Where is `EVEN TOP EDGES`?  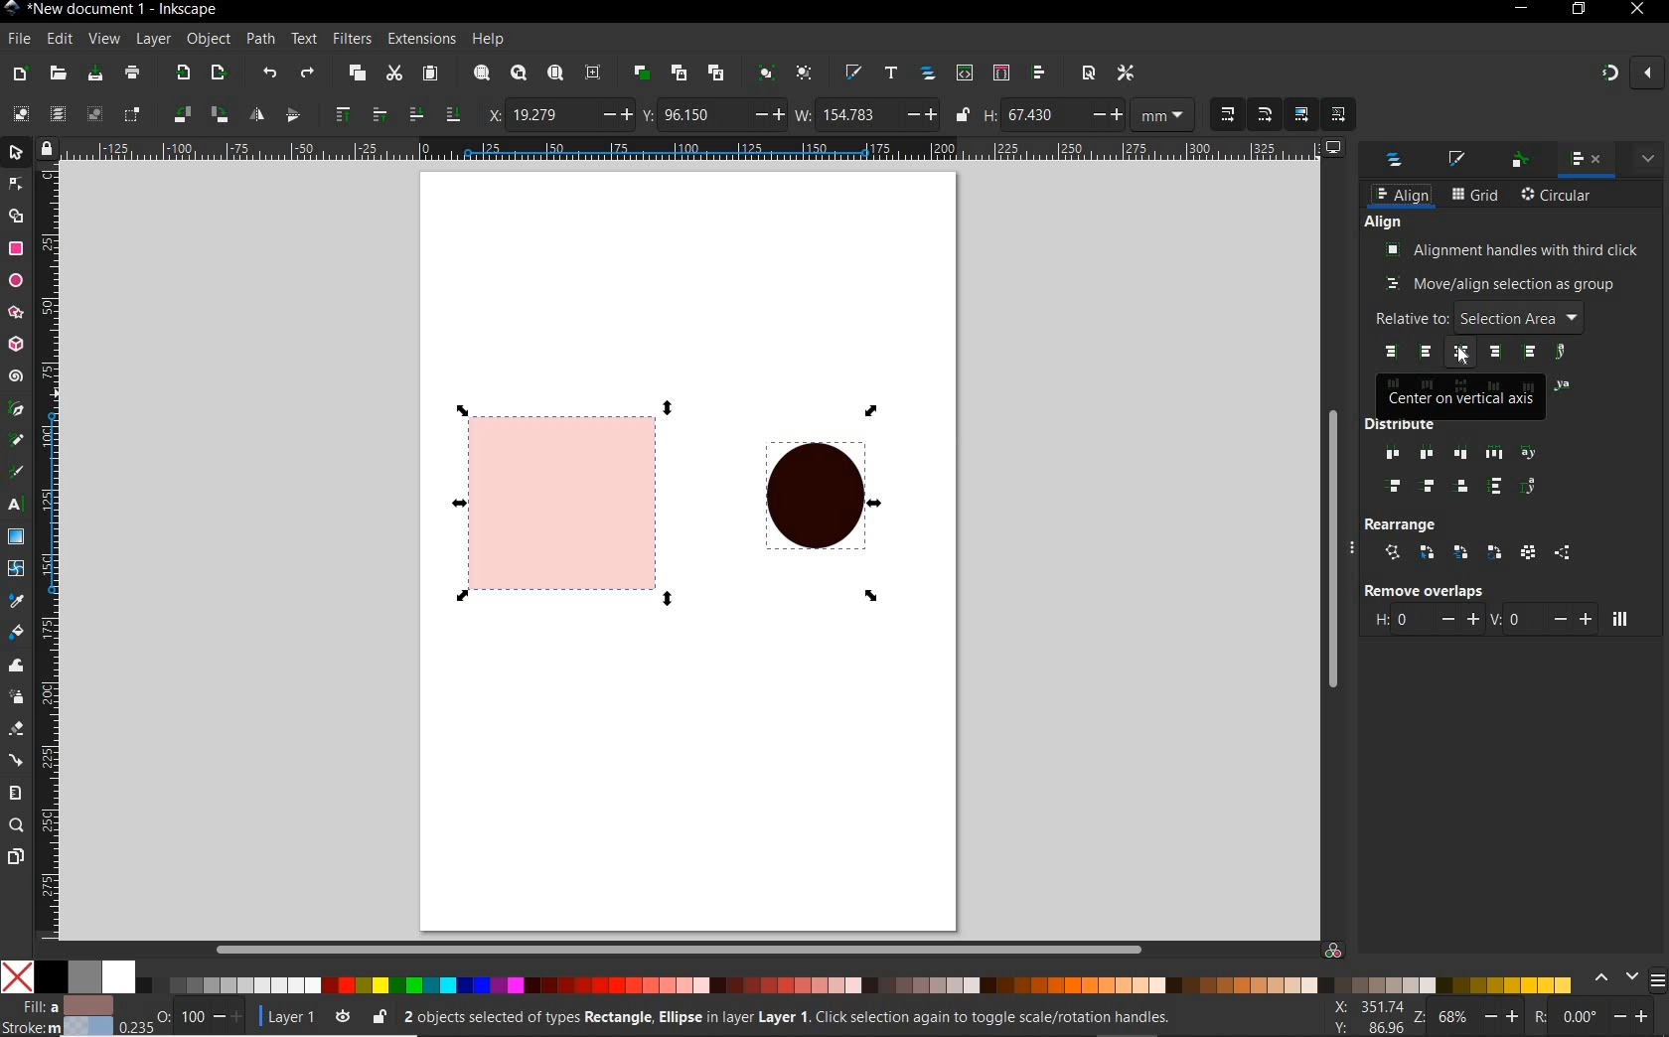 EVEN TOP EDGES is located at coordinates (1398, 488).